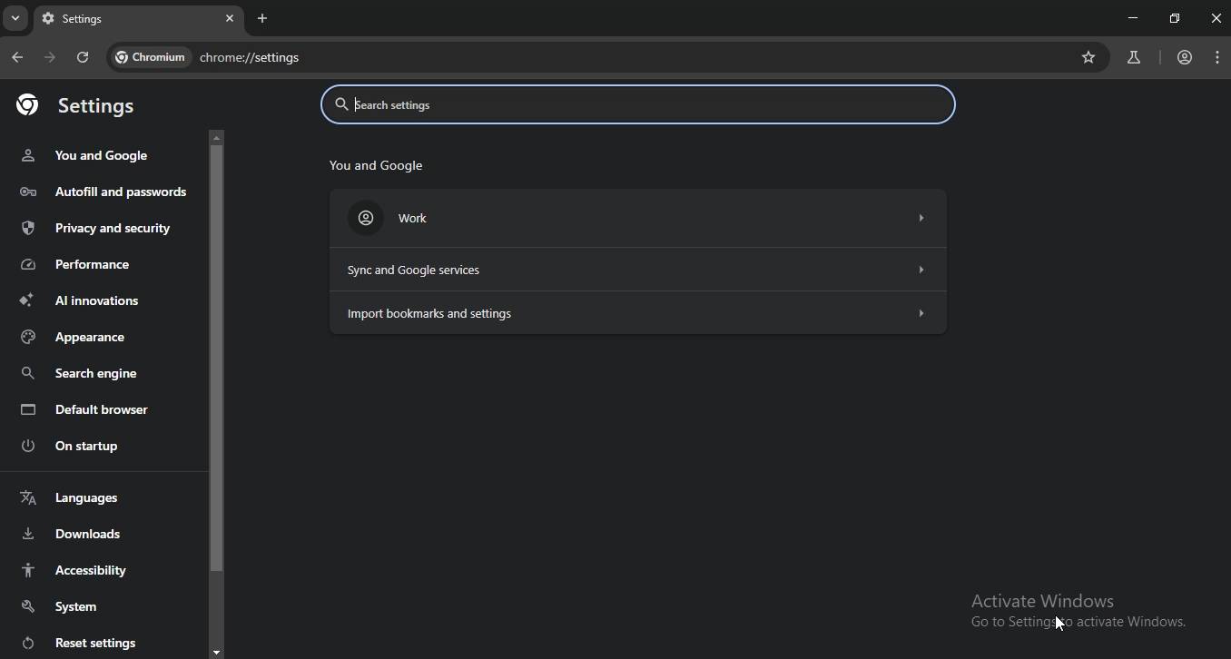  What do you see at coordinates (98, 192) in the screenshot?
I see `Autofill and passwor` at bounding box center [98, 192].